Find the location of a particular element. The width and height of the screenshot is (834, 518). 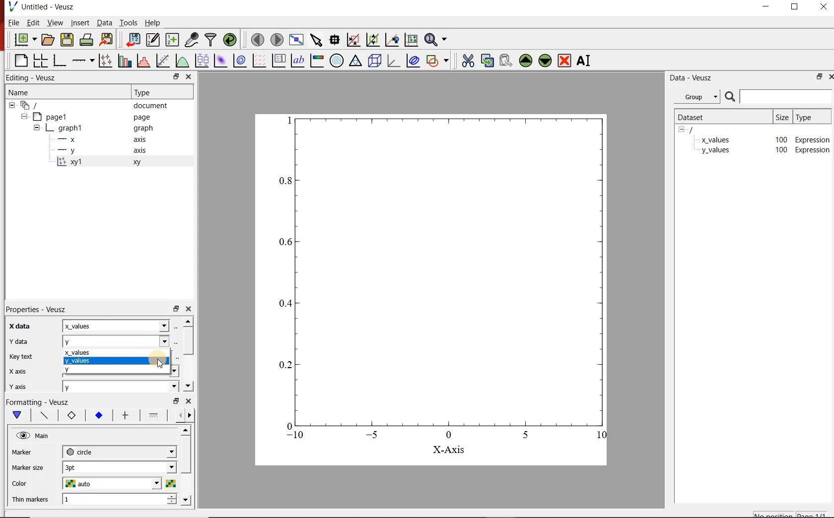

marker border is located at coordinates (71, 416).